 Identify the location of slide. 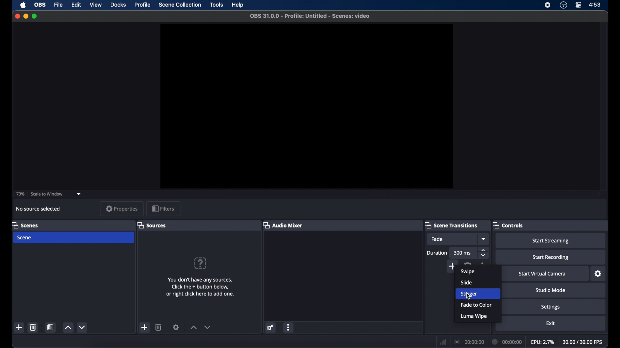
(466, 282).